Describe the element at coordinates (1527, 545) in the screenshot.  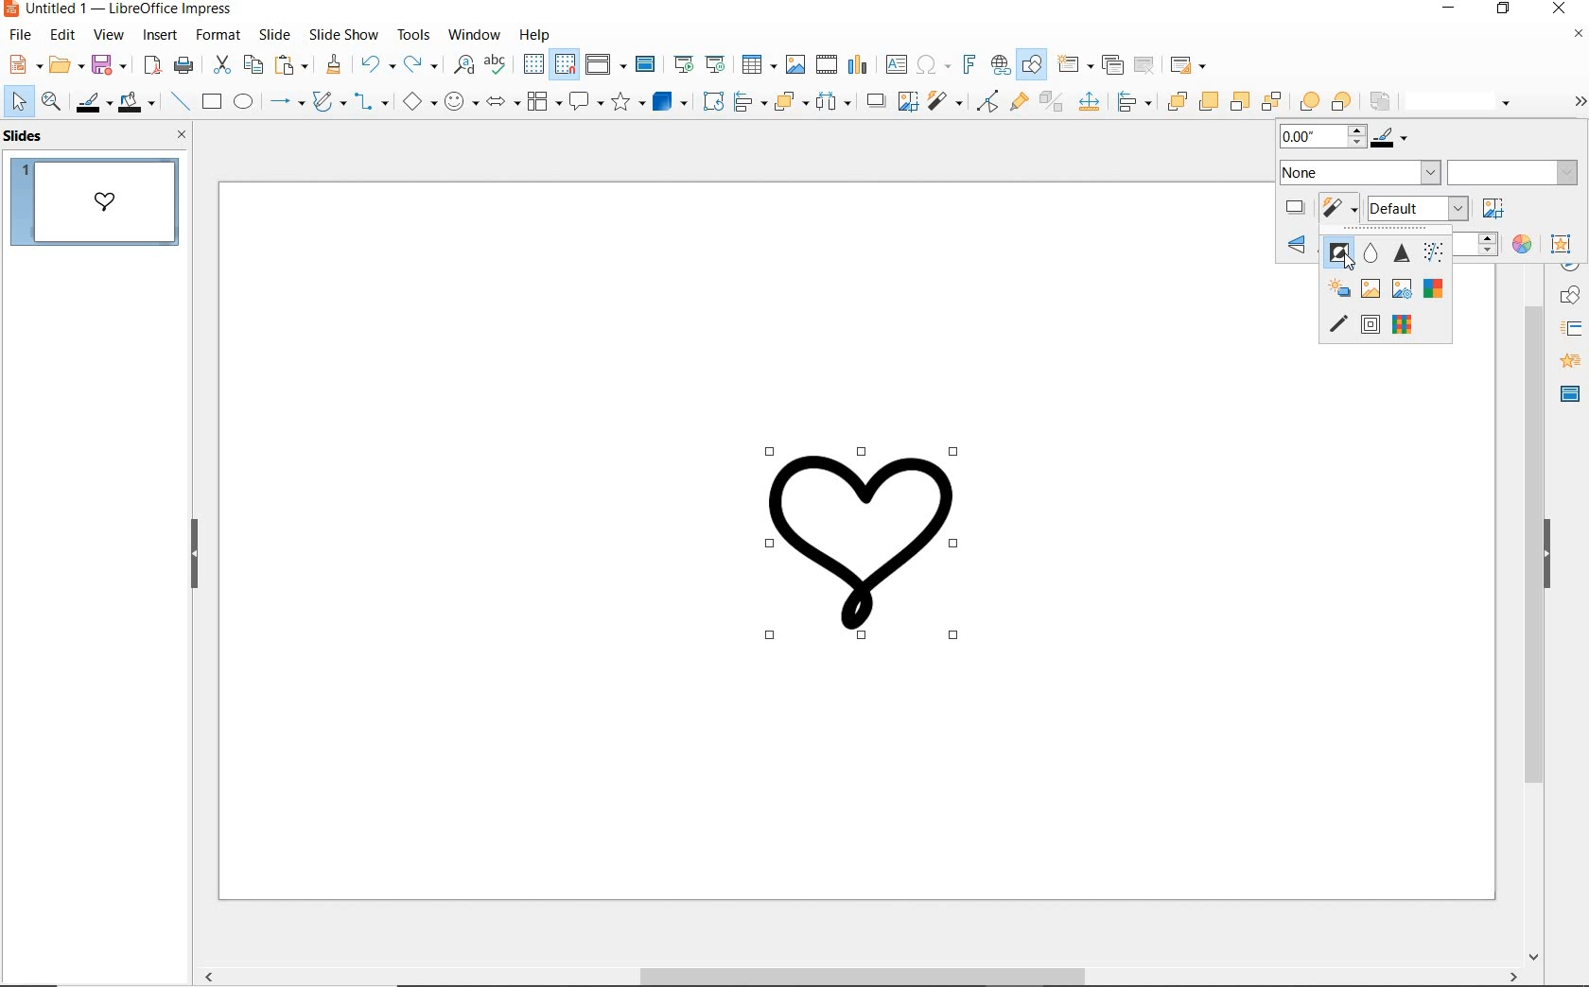
I see `Scroll` at that location.